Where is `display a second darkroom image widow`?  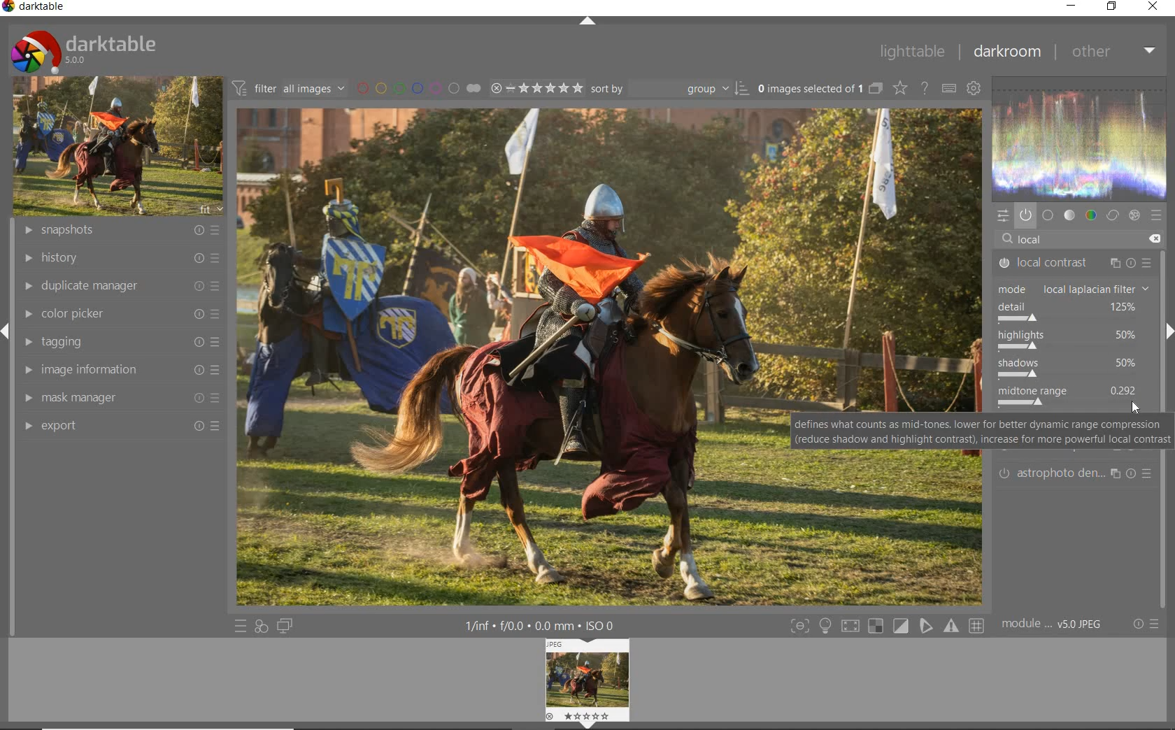 display a second darkroom image widow is located at coordinates (286, 626).